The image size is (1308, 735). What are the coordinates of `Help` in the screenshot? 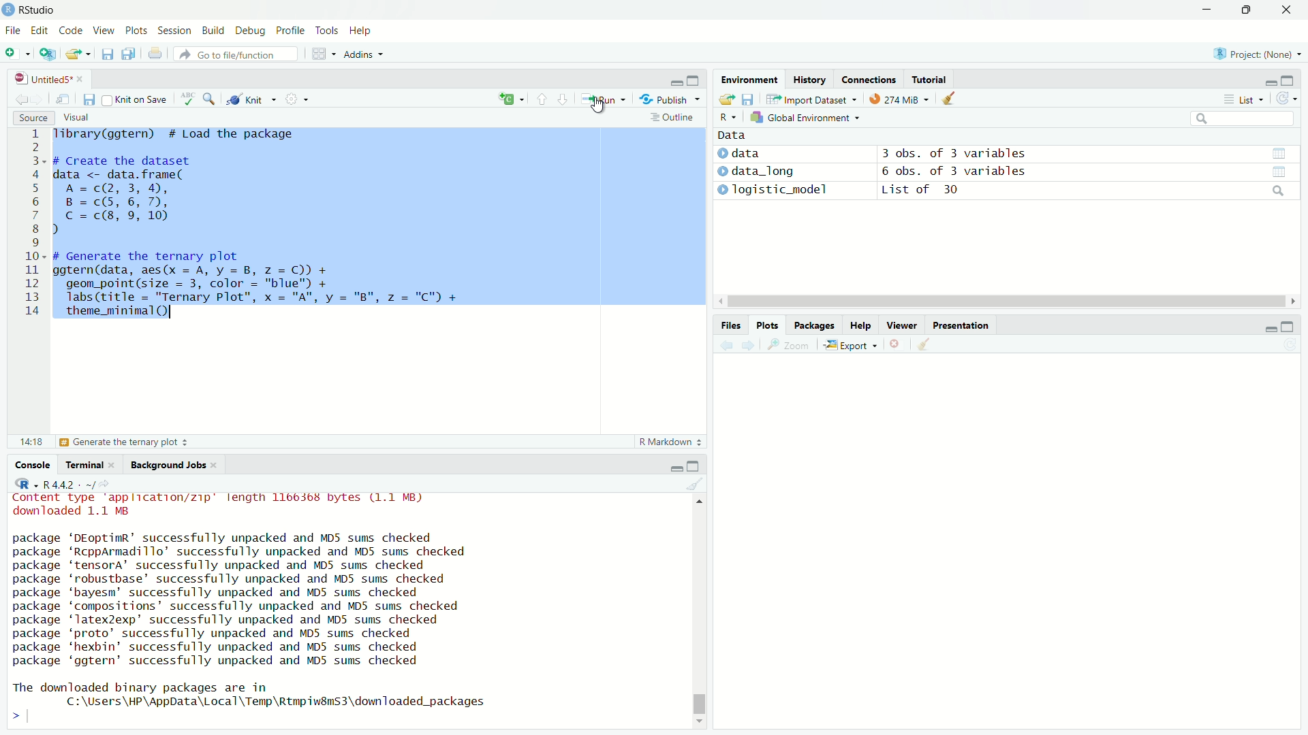 It's located at (858, 326).